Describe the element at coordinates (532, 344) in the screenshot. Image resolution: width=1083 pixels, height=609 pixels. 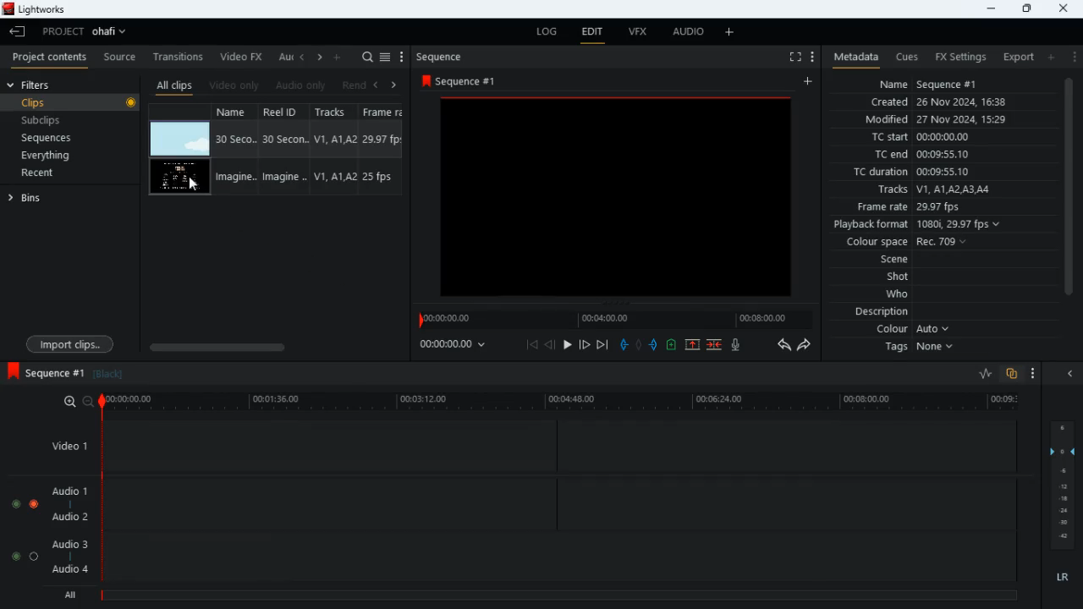
I see `beggining` at that location.